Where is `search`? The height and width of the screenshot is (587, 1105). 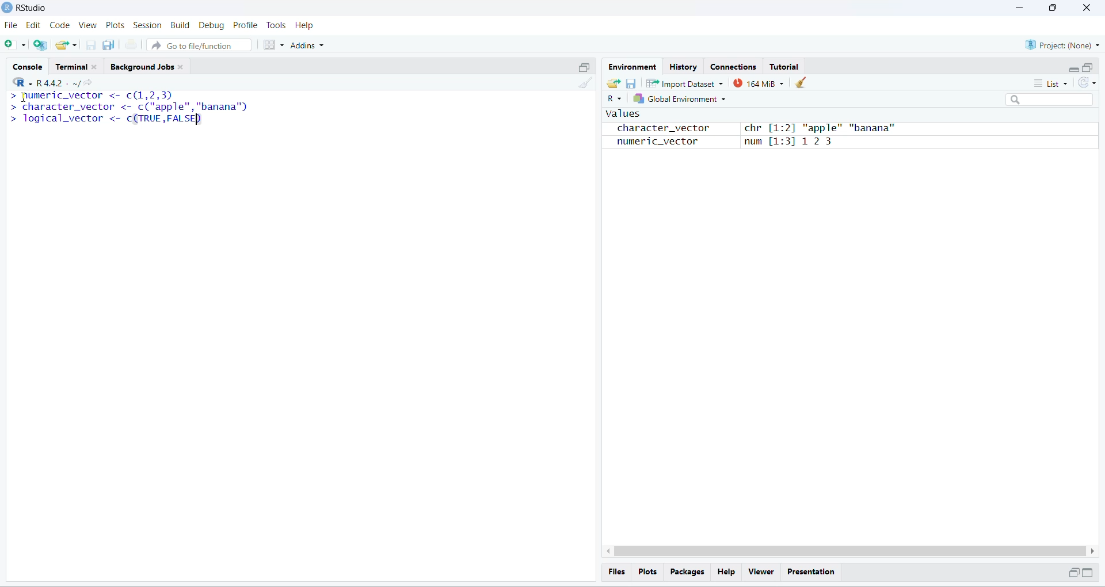 search is located at coordinates (1051, 100).